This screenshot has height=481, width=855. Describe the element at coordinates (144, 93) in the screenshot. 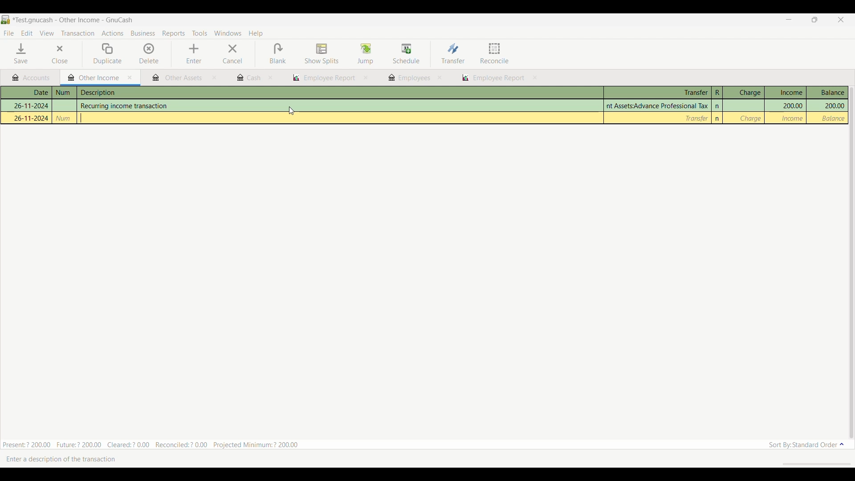

I see `description` at that location.